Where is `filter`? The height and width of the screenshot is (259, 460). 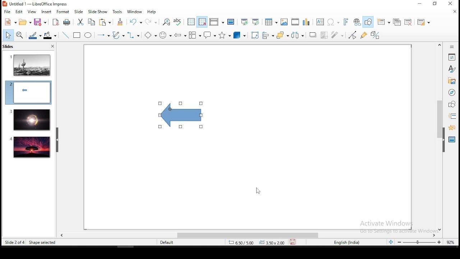
filter is located at coordinates (336, 35).